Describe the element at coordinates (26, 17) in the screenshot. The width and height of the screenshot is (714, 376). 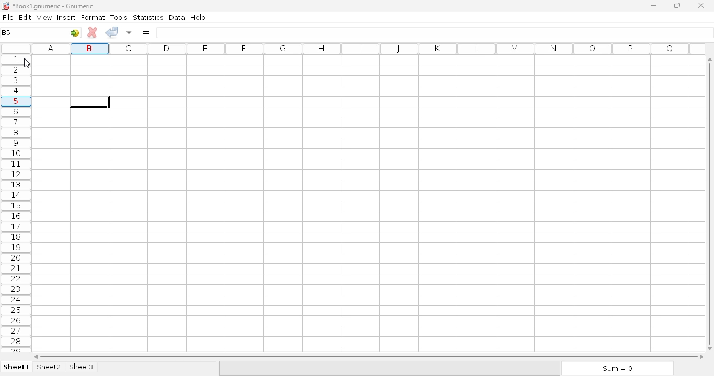
I see `edit` at that location.